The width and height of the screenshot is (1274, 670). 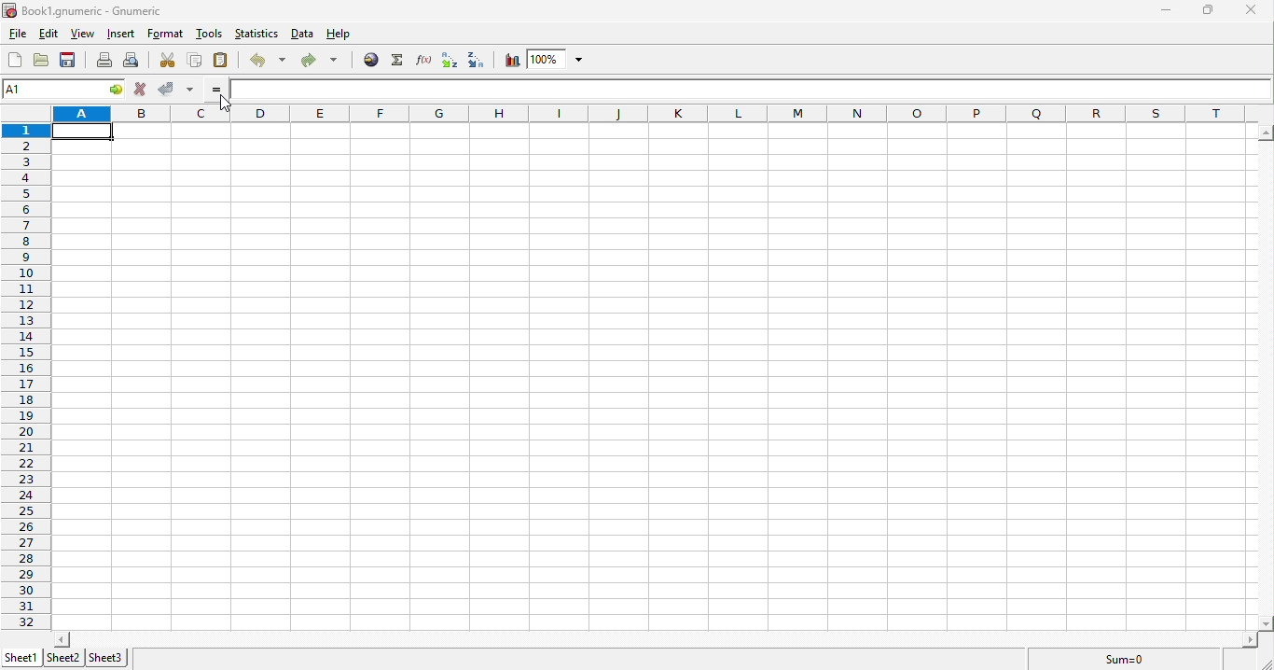 I want to click on data, so click(x=303, y=34).